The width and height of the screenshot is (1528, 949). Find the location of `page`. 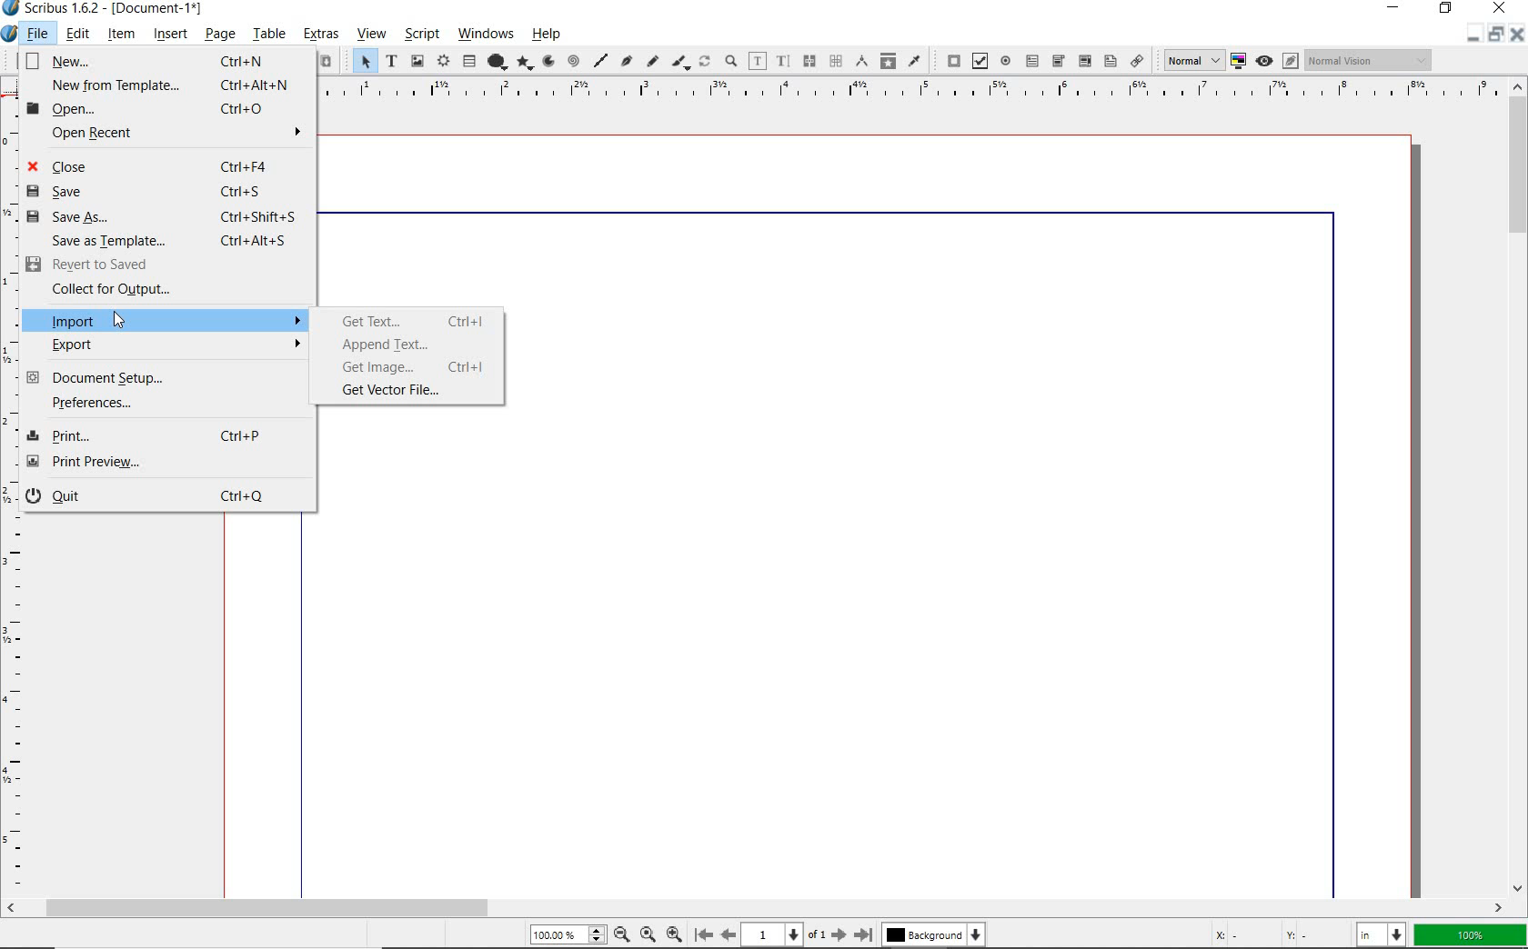

page is located at coordinates (219, 35).